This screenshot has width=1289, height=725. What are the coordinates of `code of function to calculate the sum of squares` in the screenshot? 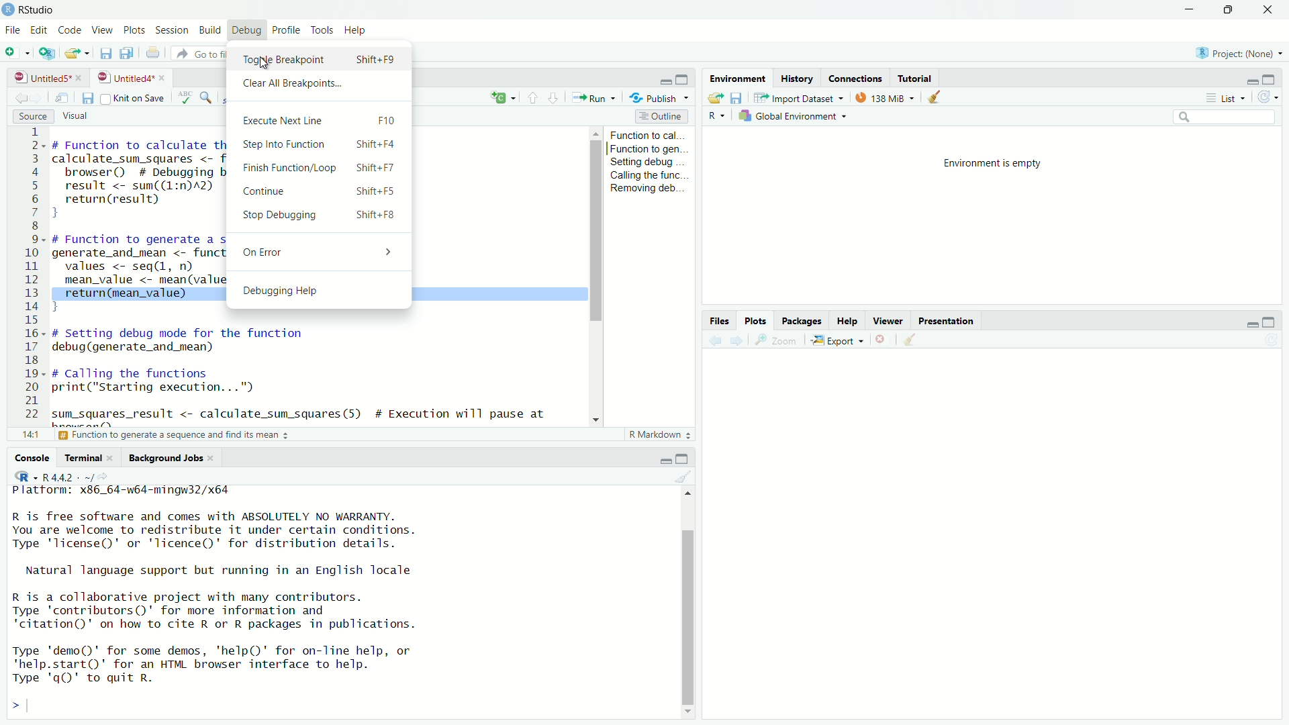 It's located at (137, 179).